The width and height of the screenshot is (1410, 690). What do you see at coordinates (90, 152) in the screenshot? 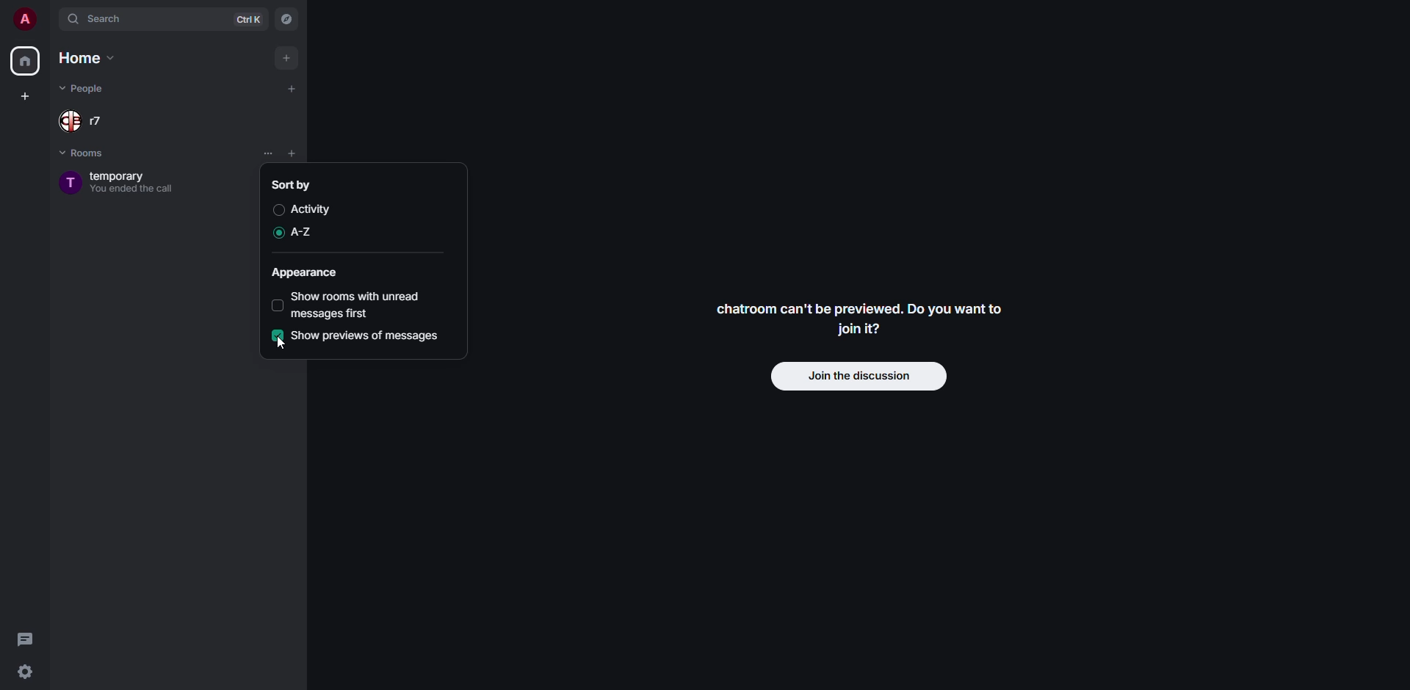
I see `rooms` at bounding box center [90, 152].